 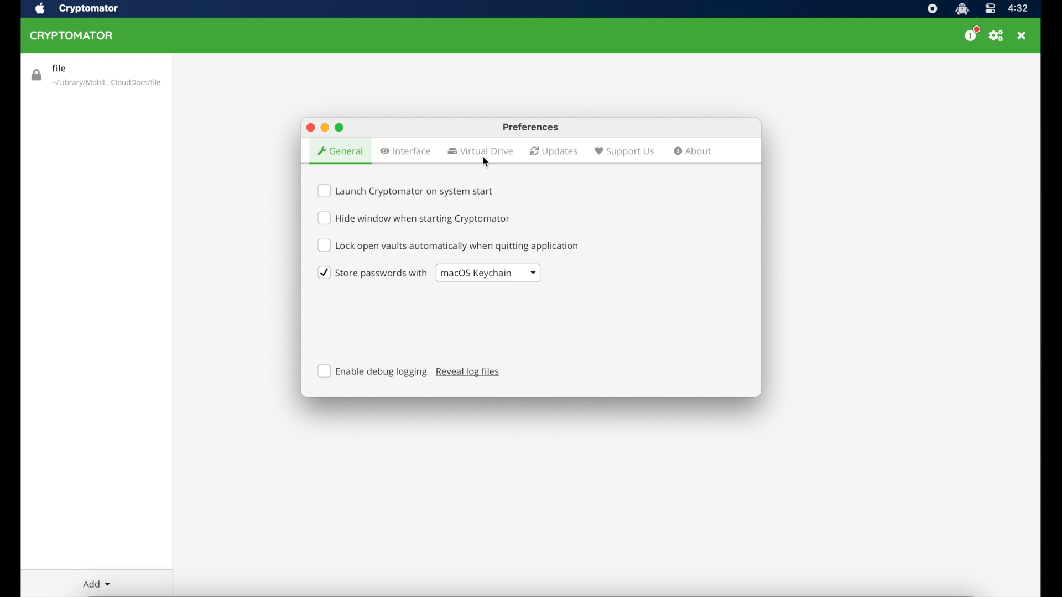 I want to click on cryptomator, so click(x=75, y=36).